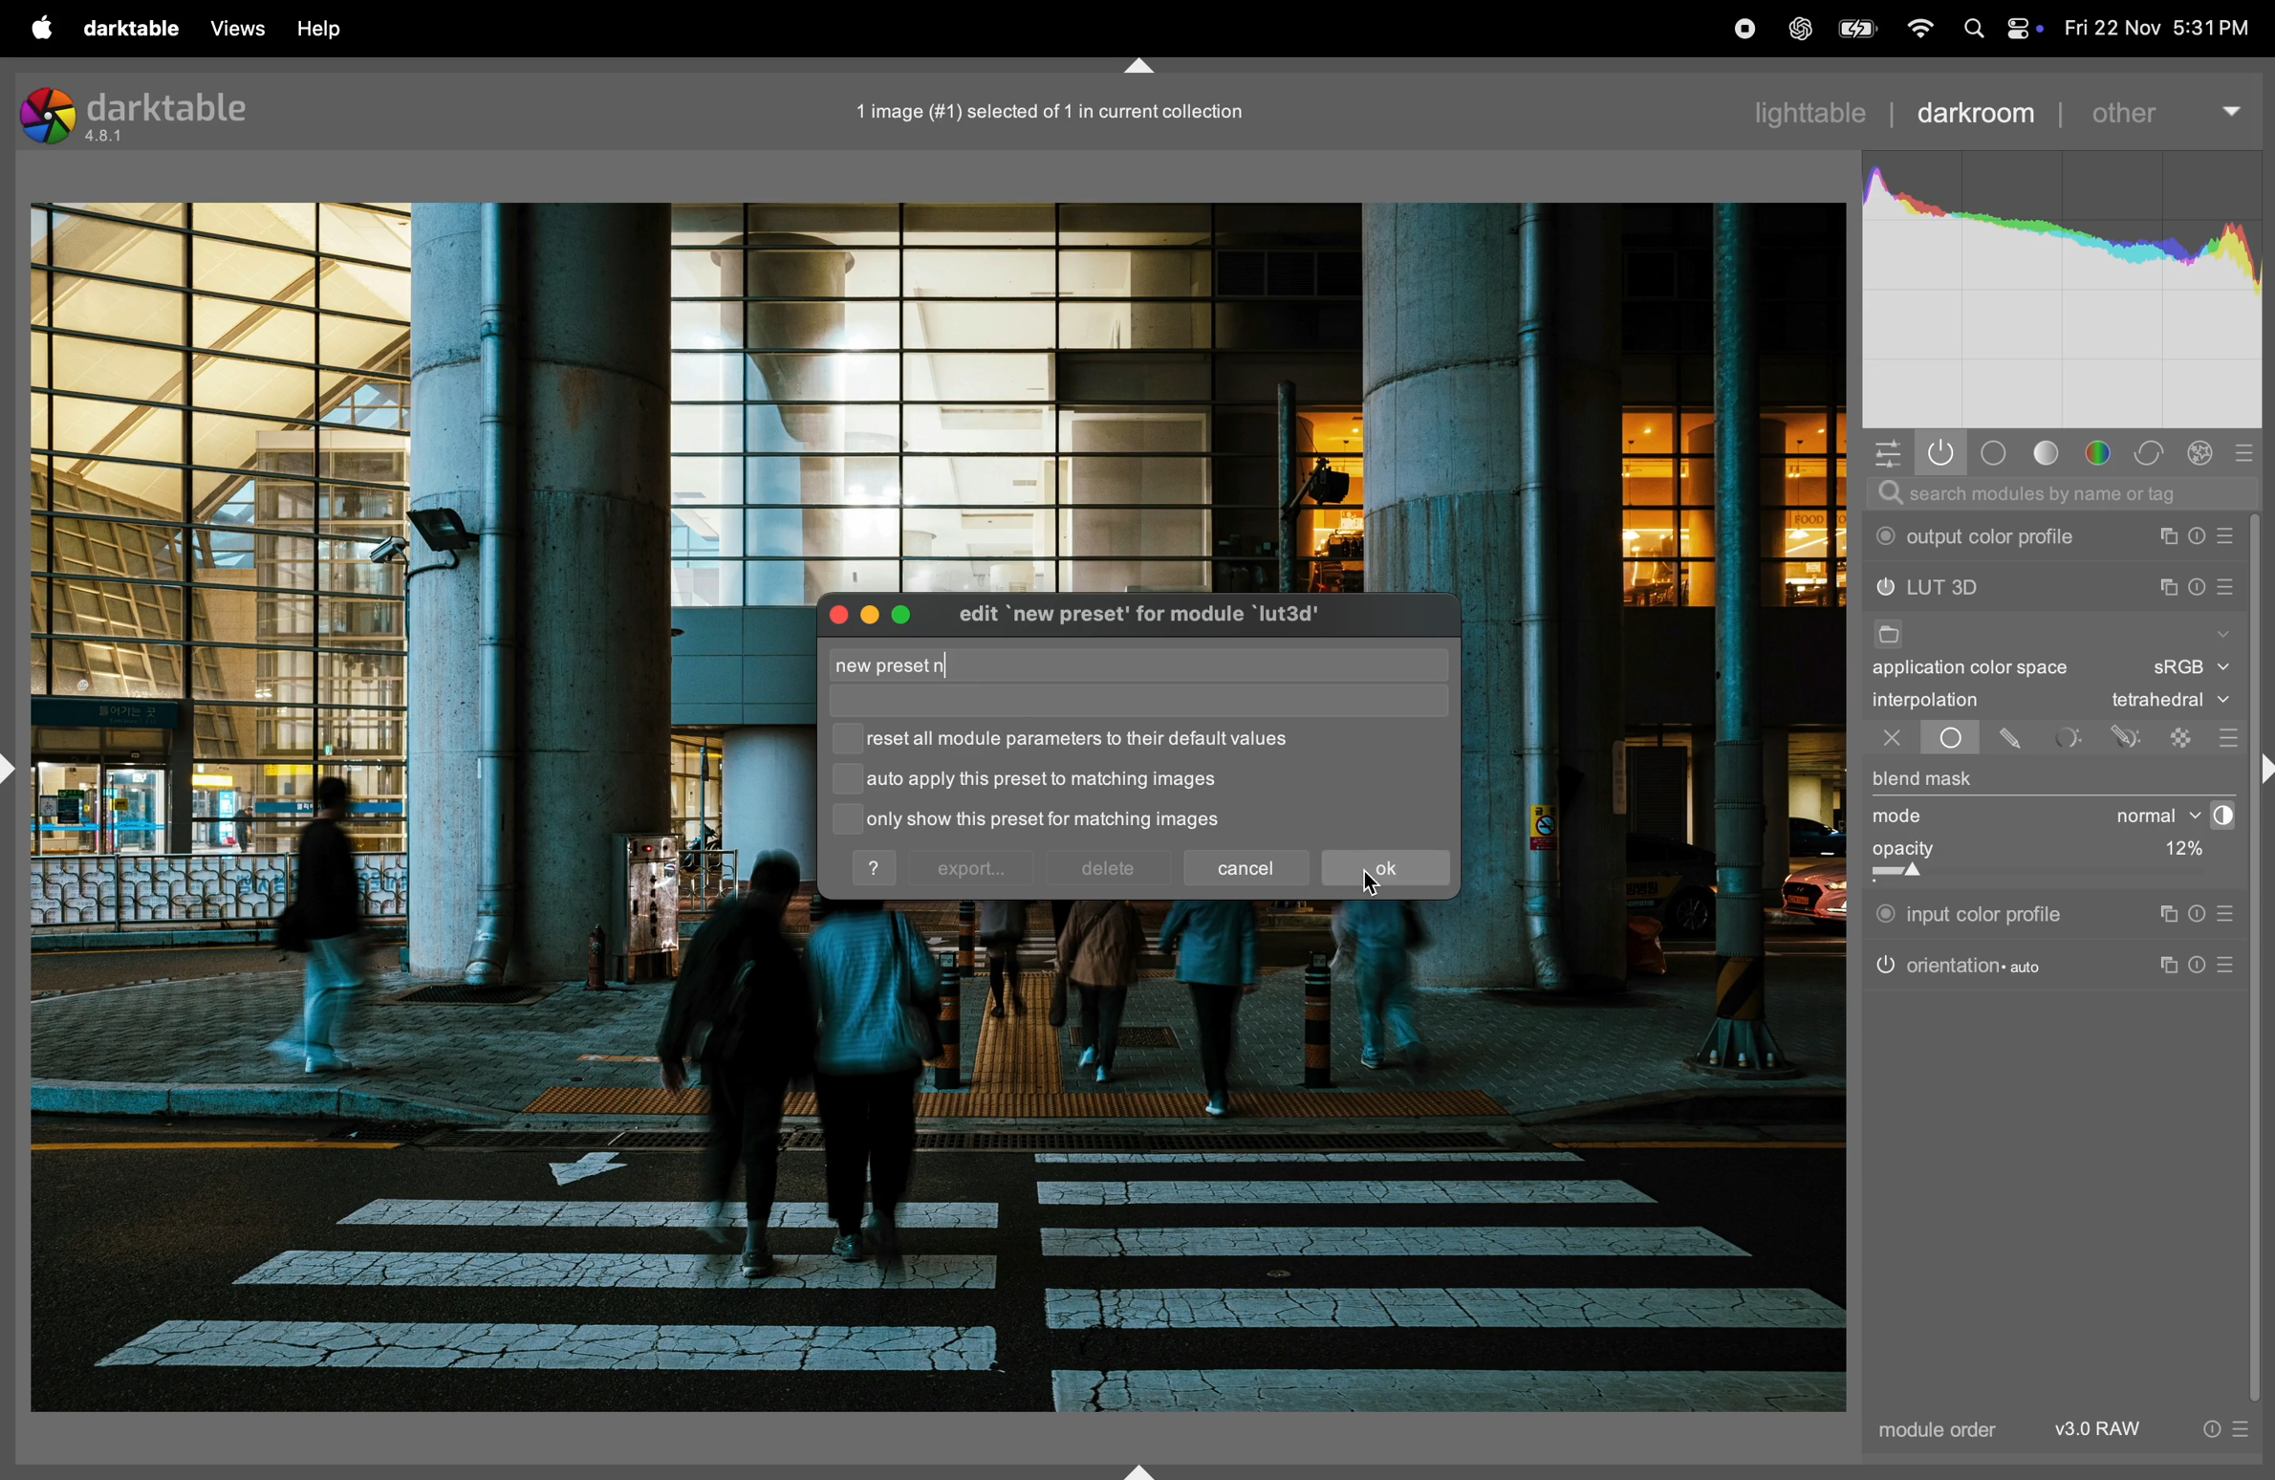 The width and height of the screenshot is (2275, 1480). Describe the element at coordinates (2170, 702) in the screenshot. I see `tetrahedral` at that location.